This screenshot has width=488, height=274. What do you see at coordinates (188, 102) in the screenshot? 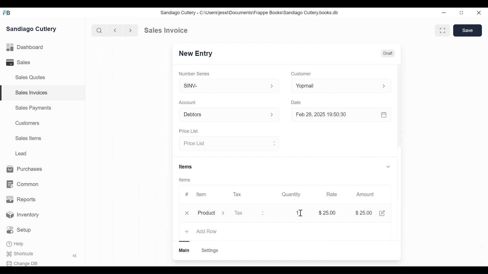
I see `Account` at bounding box center [188, 102].